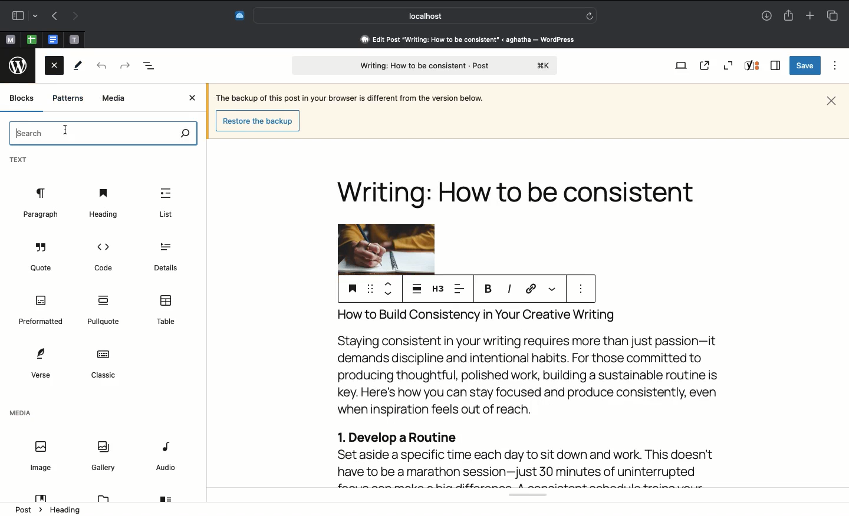 The width and height of the screenshot is (849, 516). What do you see at coordinates (233, 16) in the screenshot?
I see `Extensions` at bounding box center [233, 16].